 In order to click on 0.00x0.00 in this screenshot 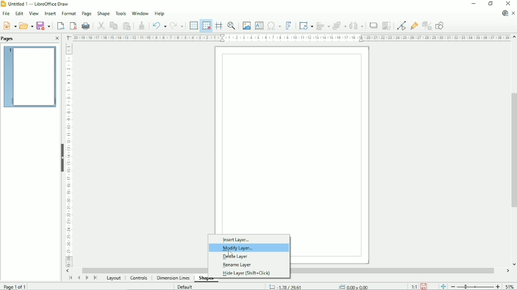, I will do `click(353, 286)`.